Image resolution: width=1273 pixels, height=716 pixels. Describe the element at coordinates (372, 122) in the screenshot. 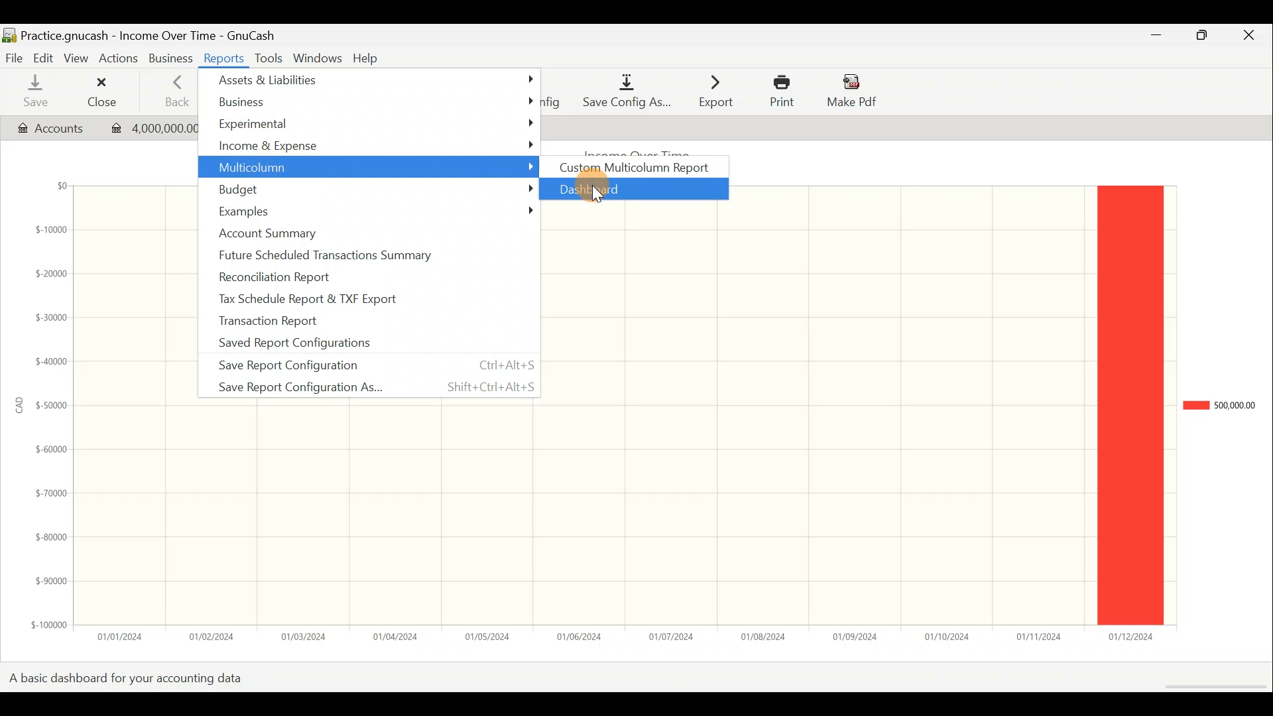

I see `Experimental` at that location.